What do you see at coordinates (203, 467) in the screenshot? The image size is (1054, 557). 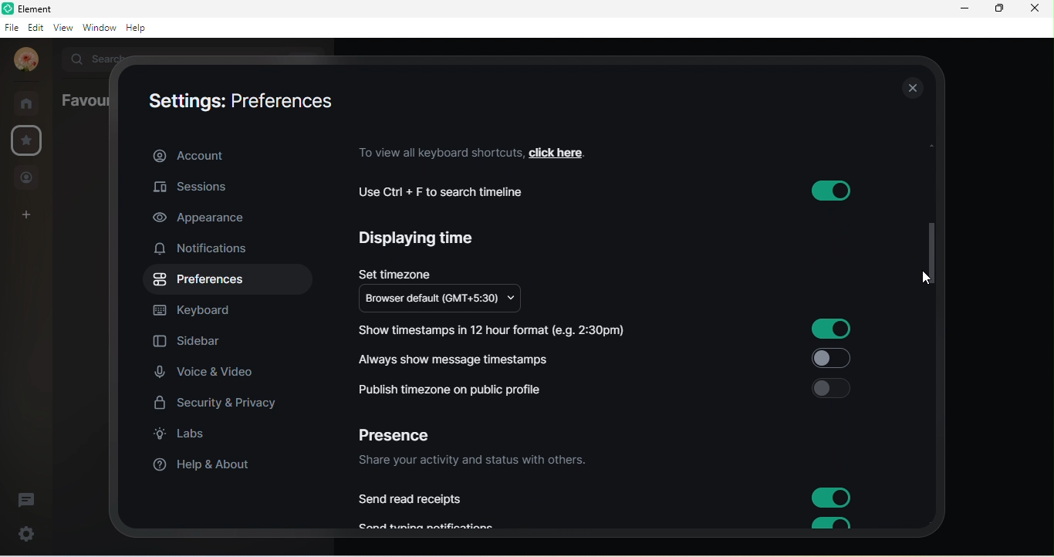 I see `help and about` at bounding box center [203, 467].